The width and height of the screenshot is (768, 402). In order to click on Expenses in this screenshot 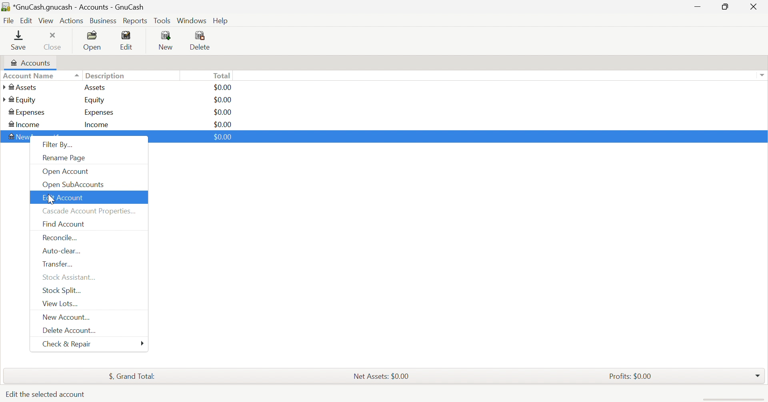, I will do `click(28, 112)`.